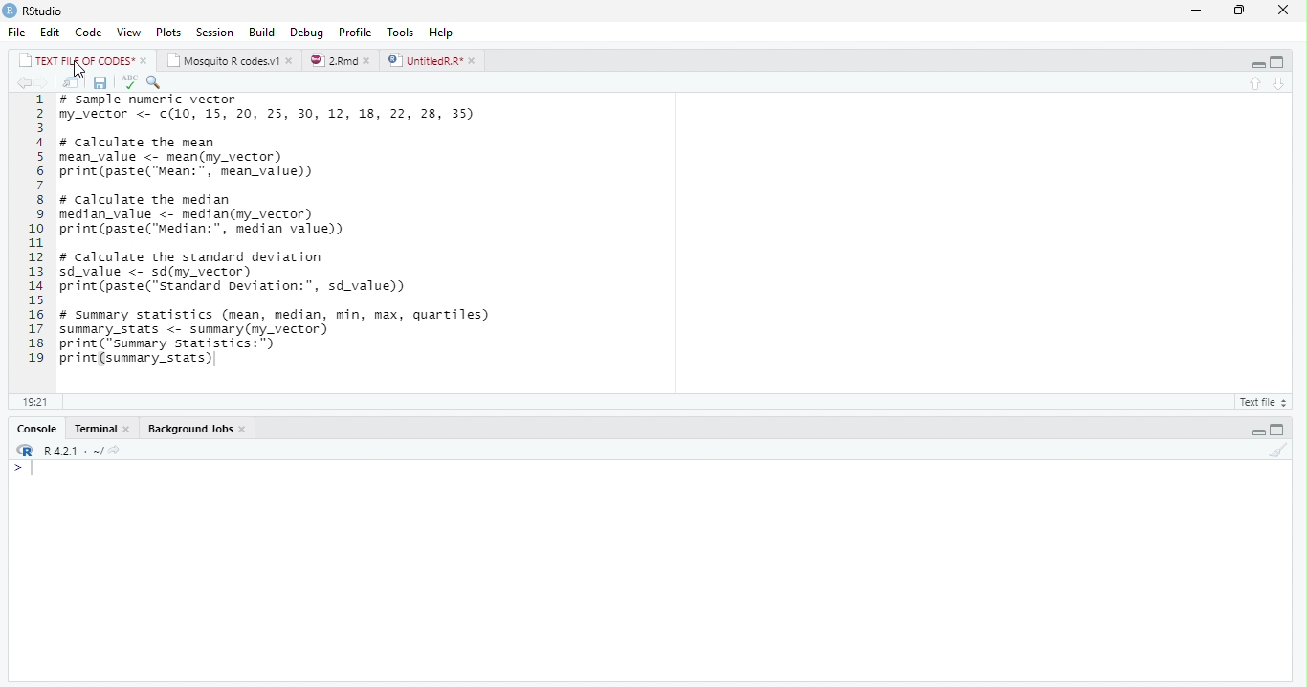  What do you see at coordinates (89, 32) in the screenshot?
I see `code` at bounding box center [89, 32].